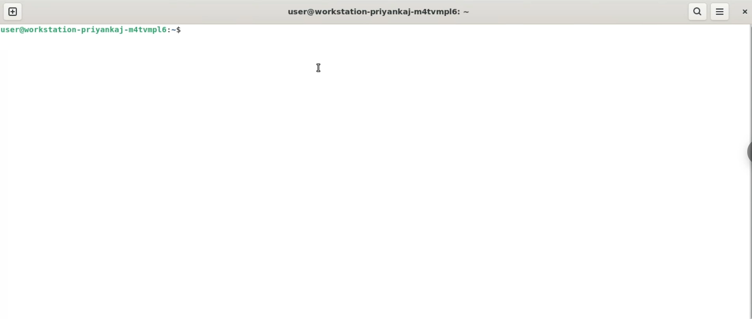  Describe the element at coordinates (697, 11) in the screenshot. I see `search` at that location.